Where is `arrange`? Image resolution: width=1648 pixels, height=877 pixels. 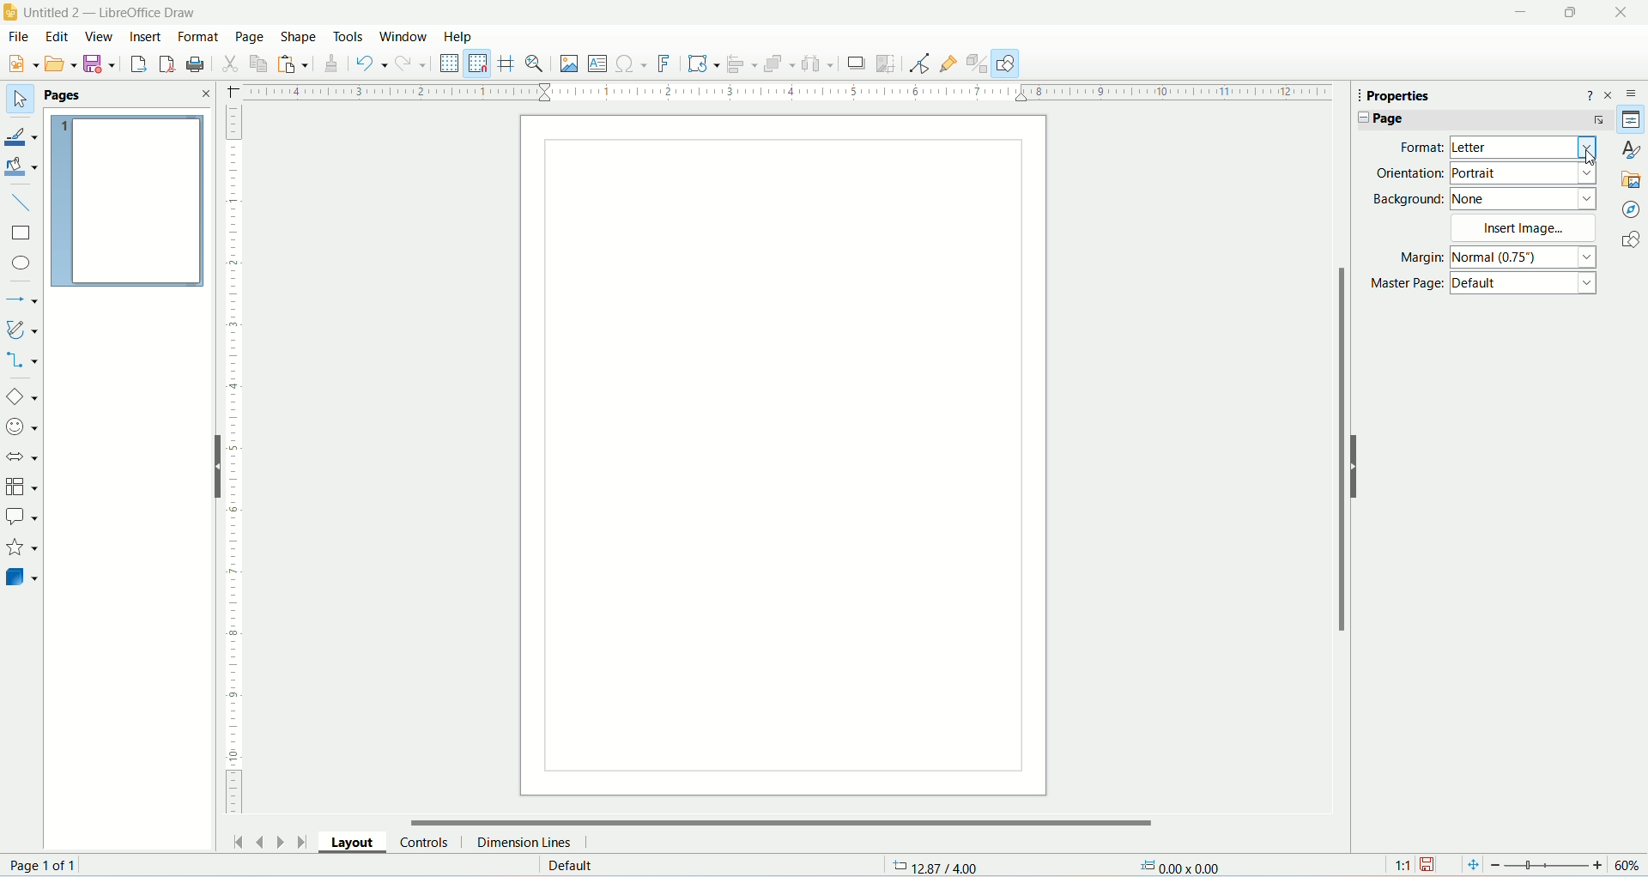 arrange is located at coordinates (779, 65).